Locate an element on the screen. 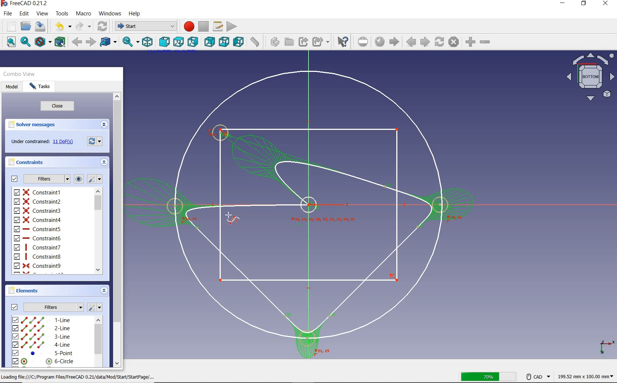  macros is located at coordinates (217, 26).